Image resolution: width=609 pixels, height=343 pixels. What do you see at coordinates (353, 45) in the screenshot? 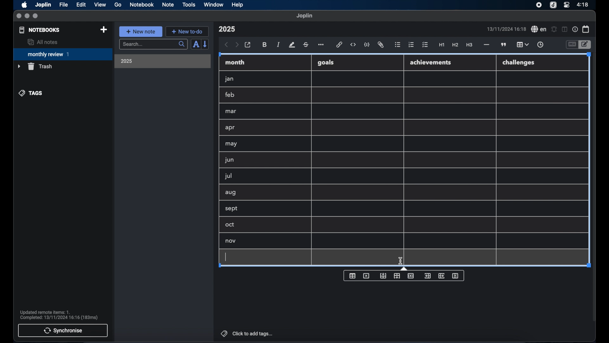
I see `inline code` at bounding box center [353, 45].